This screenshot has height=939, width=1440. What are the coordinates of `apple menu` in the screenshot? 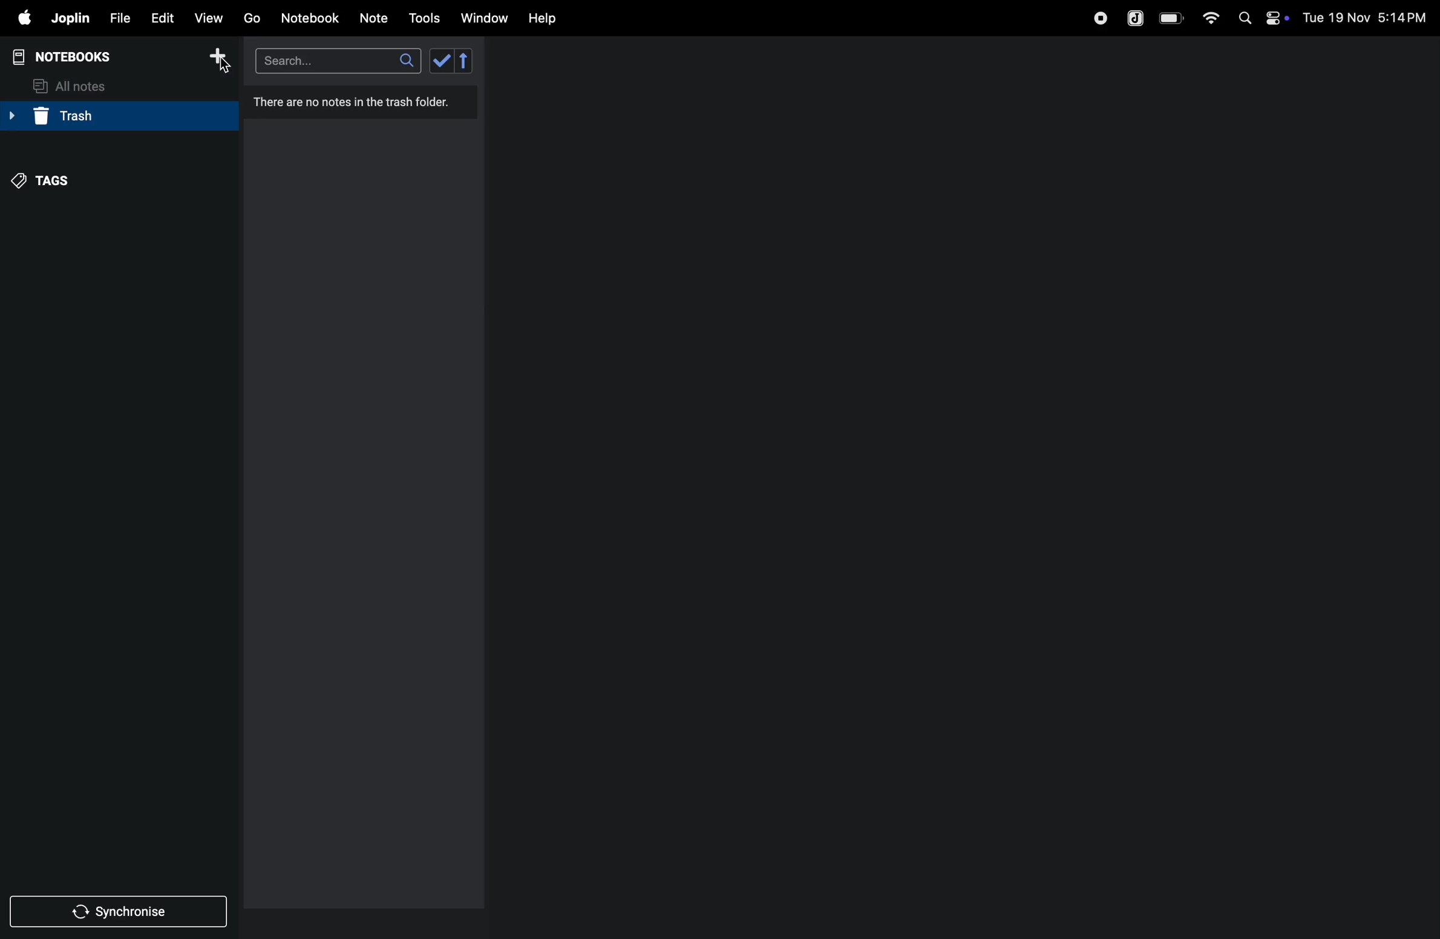 It's located at (18, 18).